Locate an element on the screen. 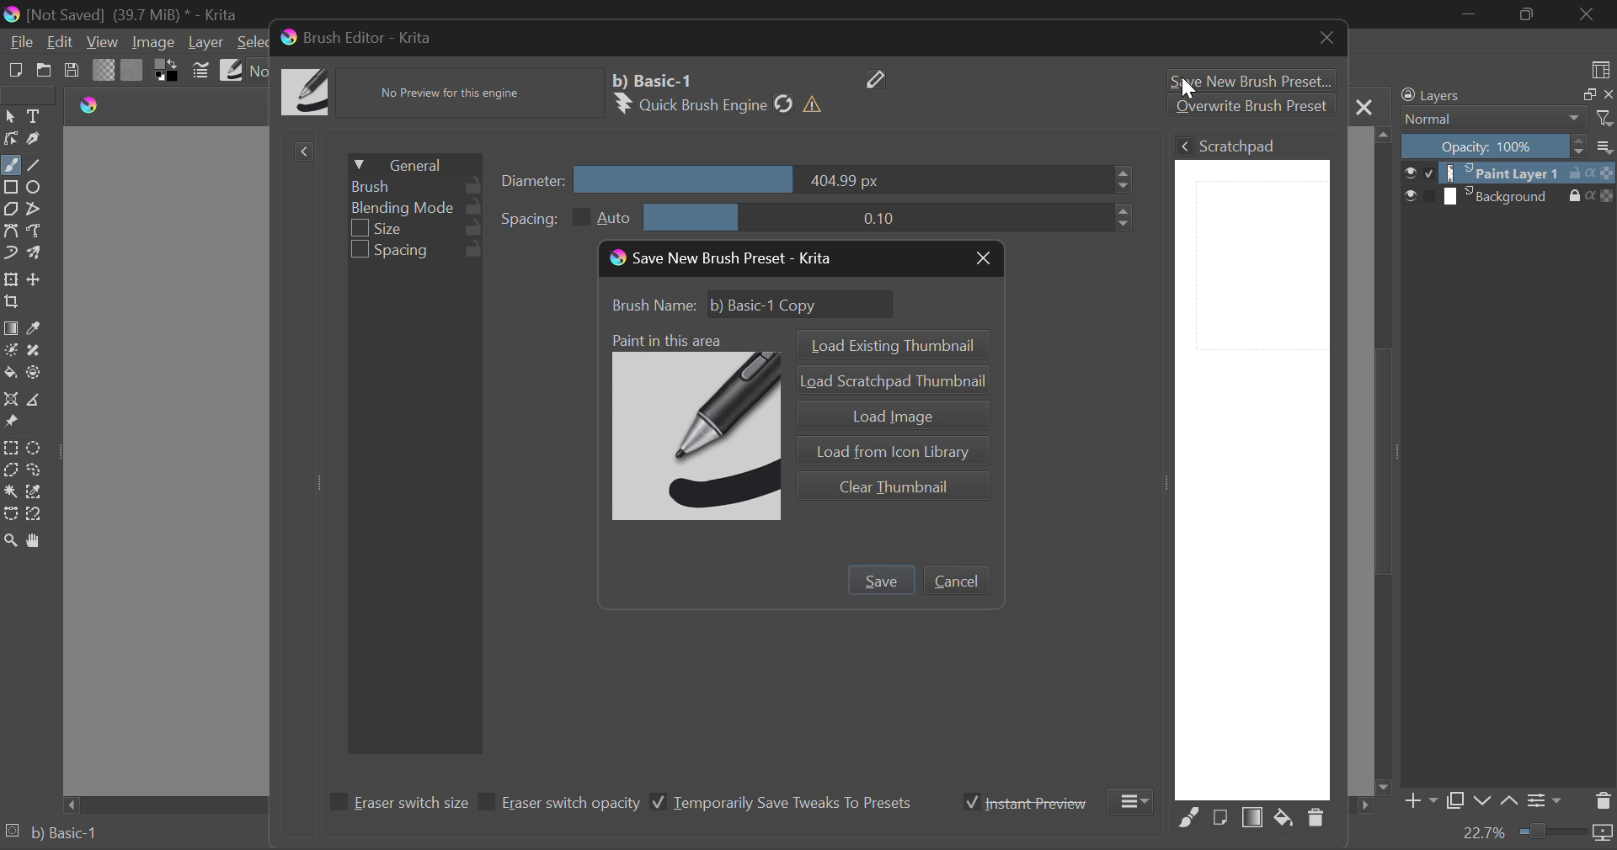 The width and height of the screenshot is (1617, 850). Assistant Tool is located at coordinates (12, 400).